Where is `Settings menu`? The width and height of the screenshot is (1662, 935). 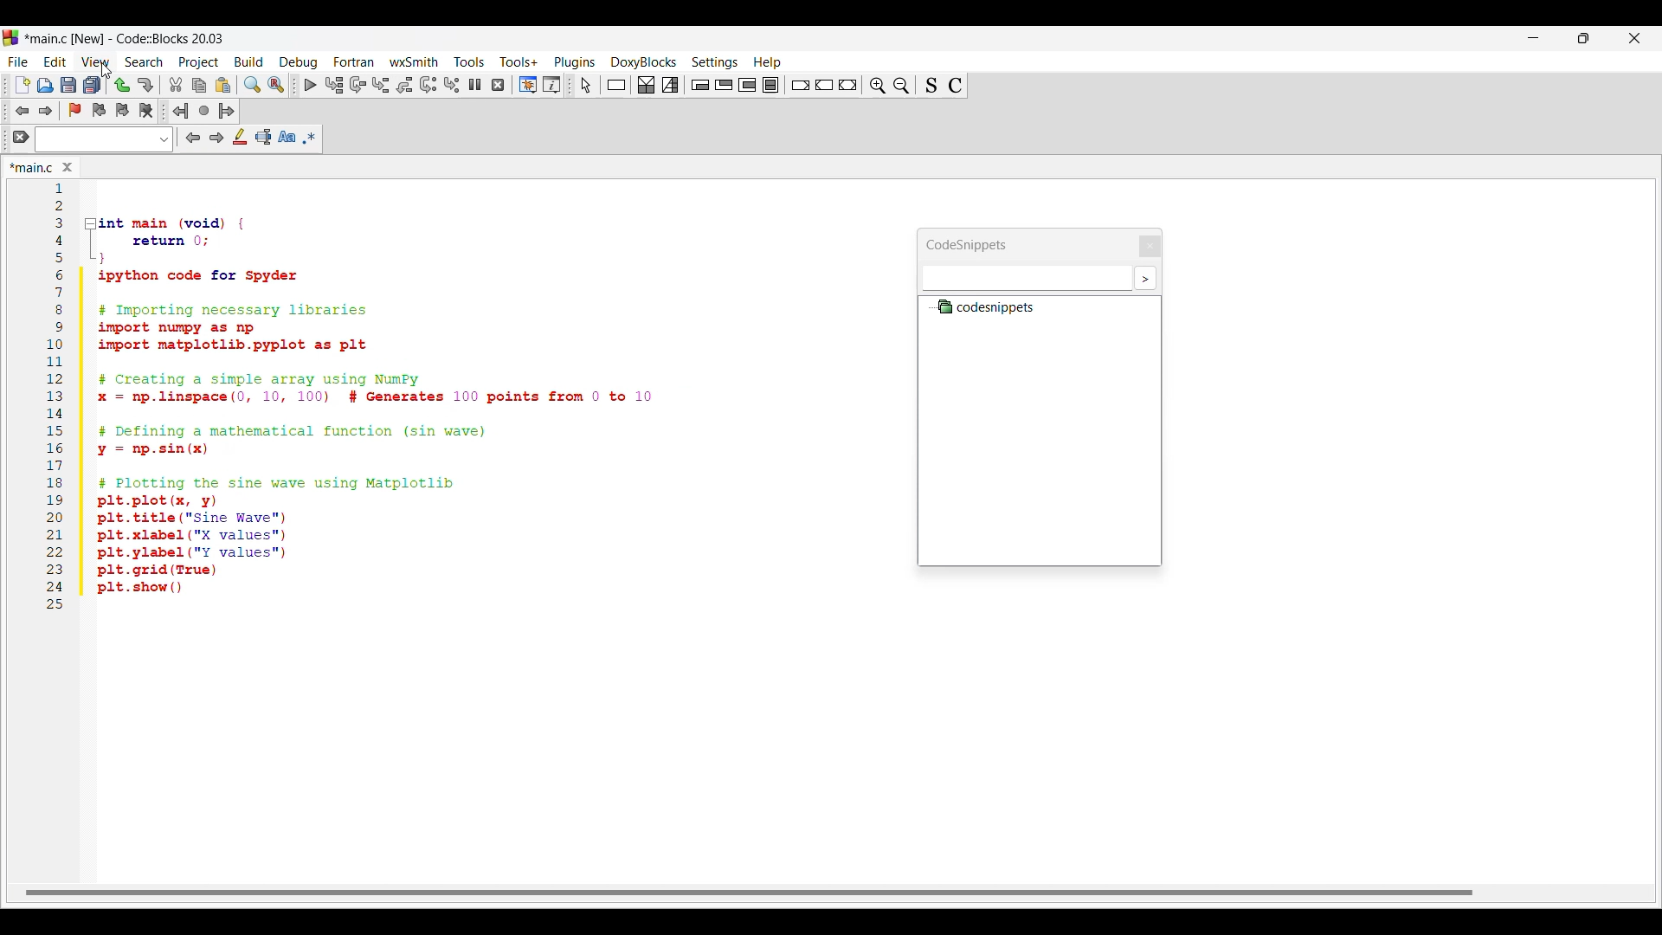
Settings menu is located at coordinates (714, 63).